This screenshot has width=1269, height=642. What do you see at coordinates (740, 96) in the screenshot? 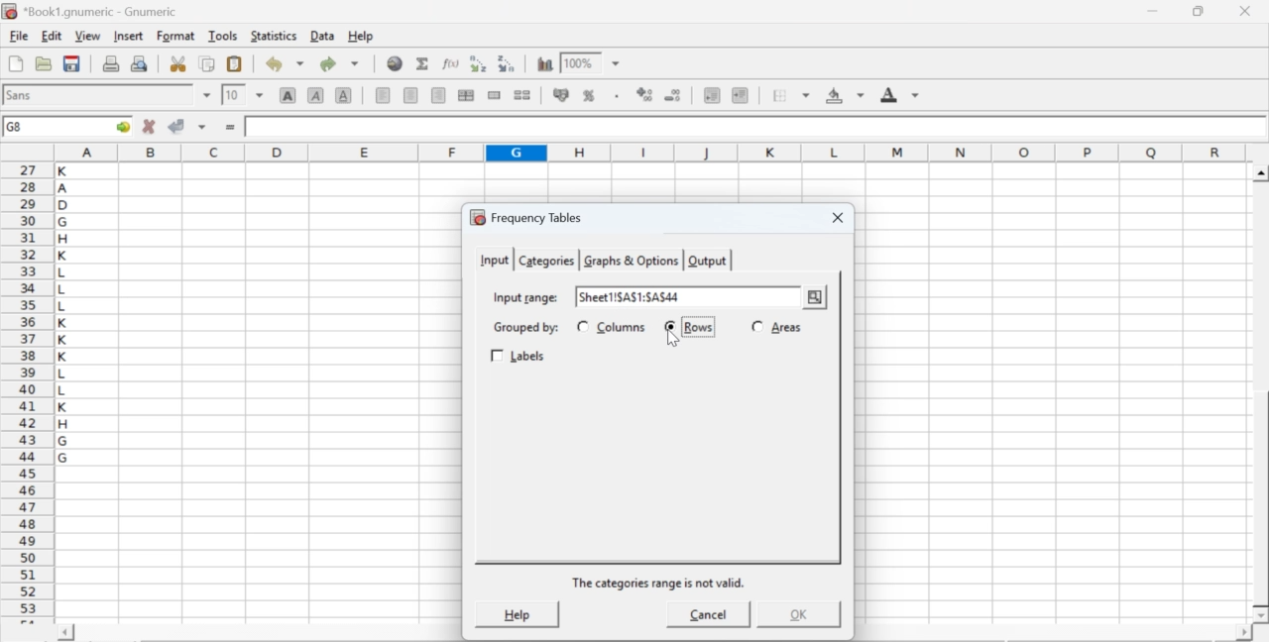
I see `increase indent` at bounding box center [740, 96].